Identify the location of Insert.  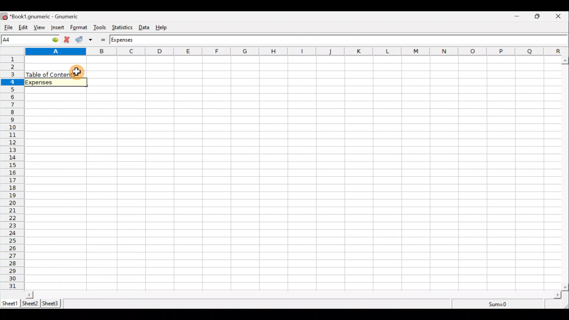
(58, 28).